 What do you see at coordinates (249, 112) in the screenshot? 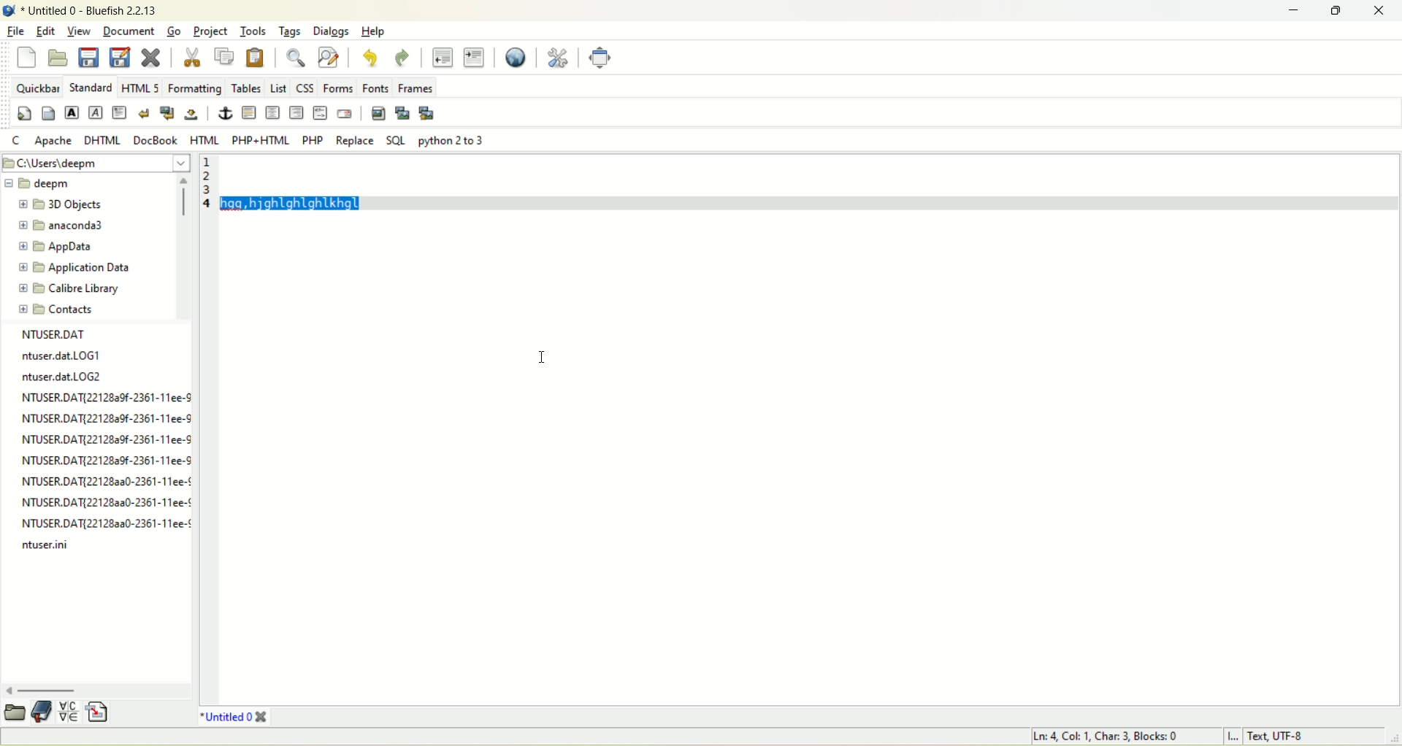
I see `horizontal rule` at bounding box center [249, 112].